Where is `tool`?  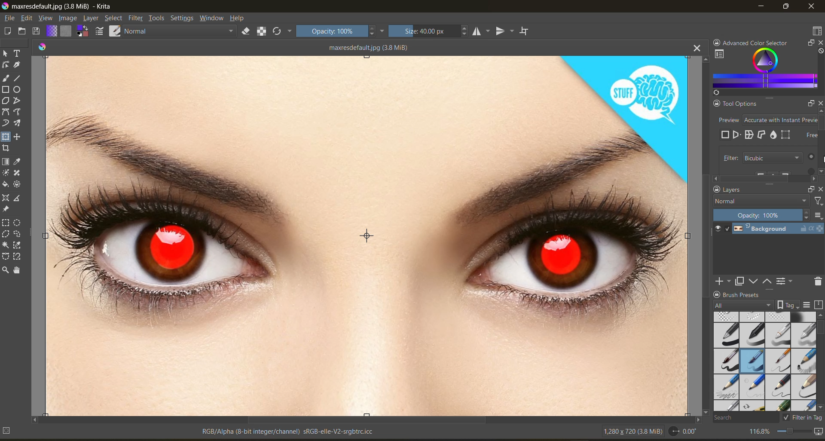
tool is located at coordinates (6, 112).